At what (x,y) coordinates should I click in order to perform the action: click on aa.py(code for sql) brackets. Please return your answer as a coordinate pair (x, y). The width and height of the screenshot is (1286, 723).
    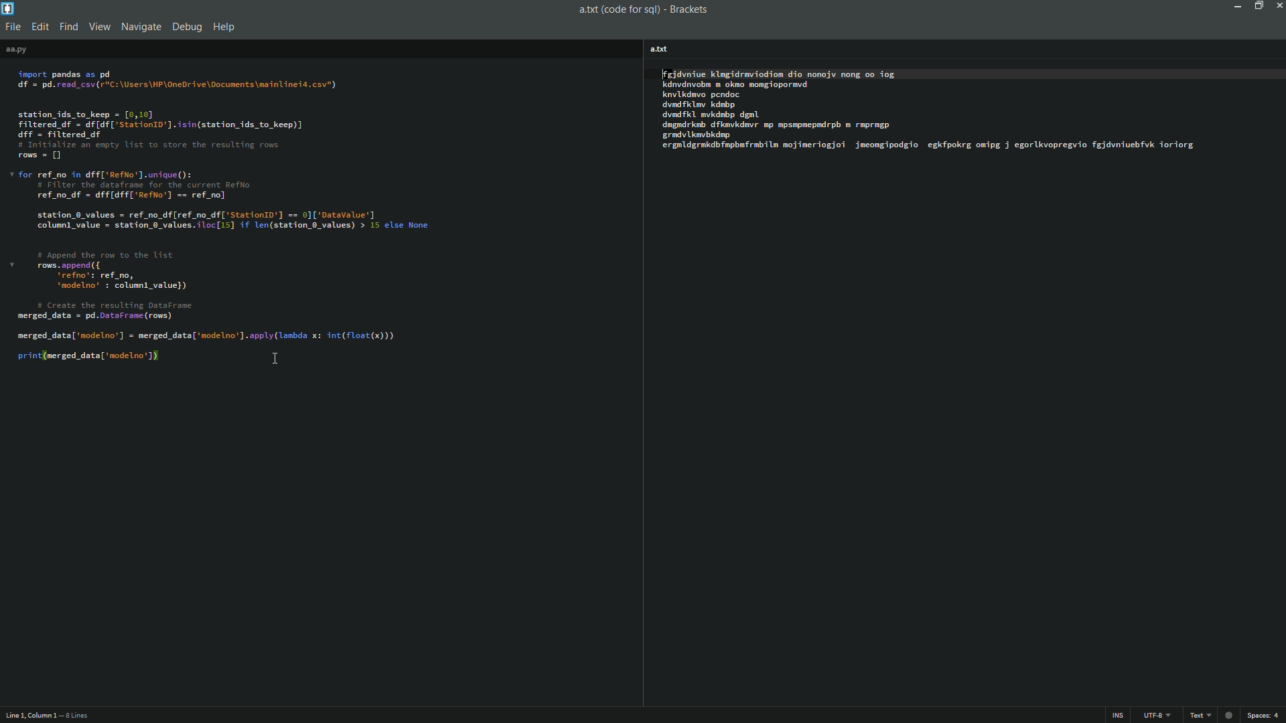
    Looking at the image, I should click on (641, 9).